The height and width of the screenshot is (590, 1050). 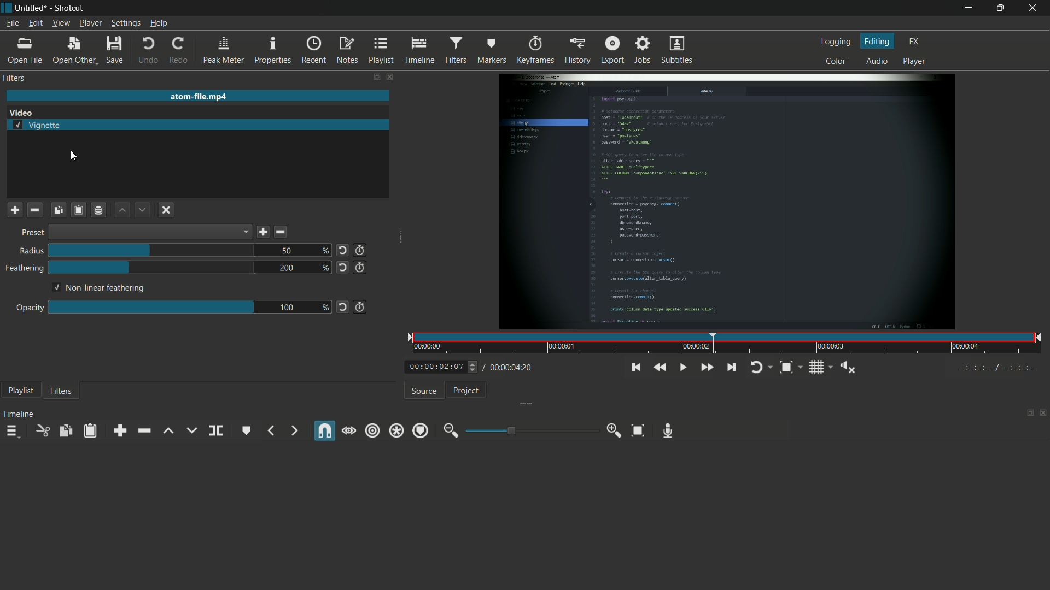 What do you see at coordinates (74, 50) in the screenshot?
I see `open other` at bounding box center [74, 50].